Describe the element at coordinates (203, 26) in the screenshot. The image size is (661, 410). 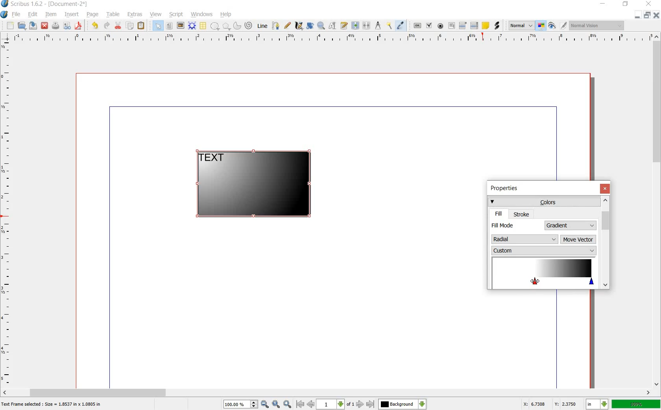
I see `table` at that location.